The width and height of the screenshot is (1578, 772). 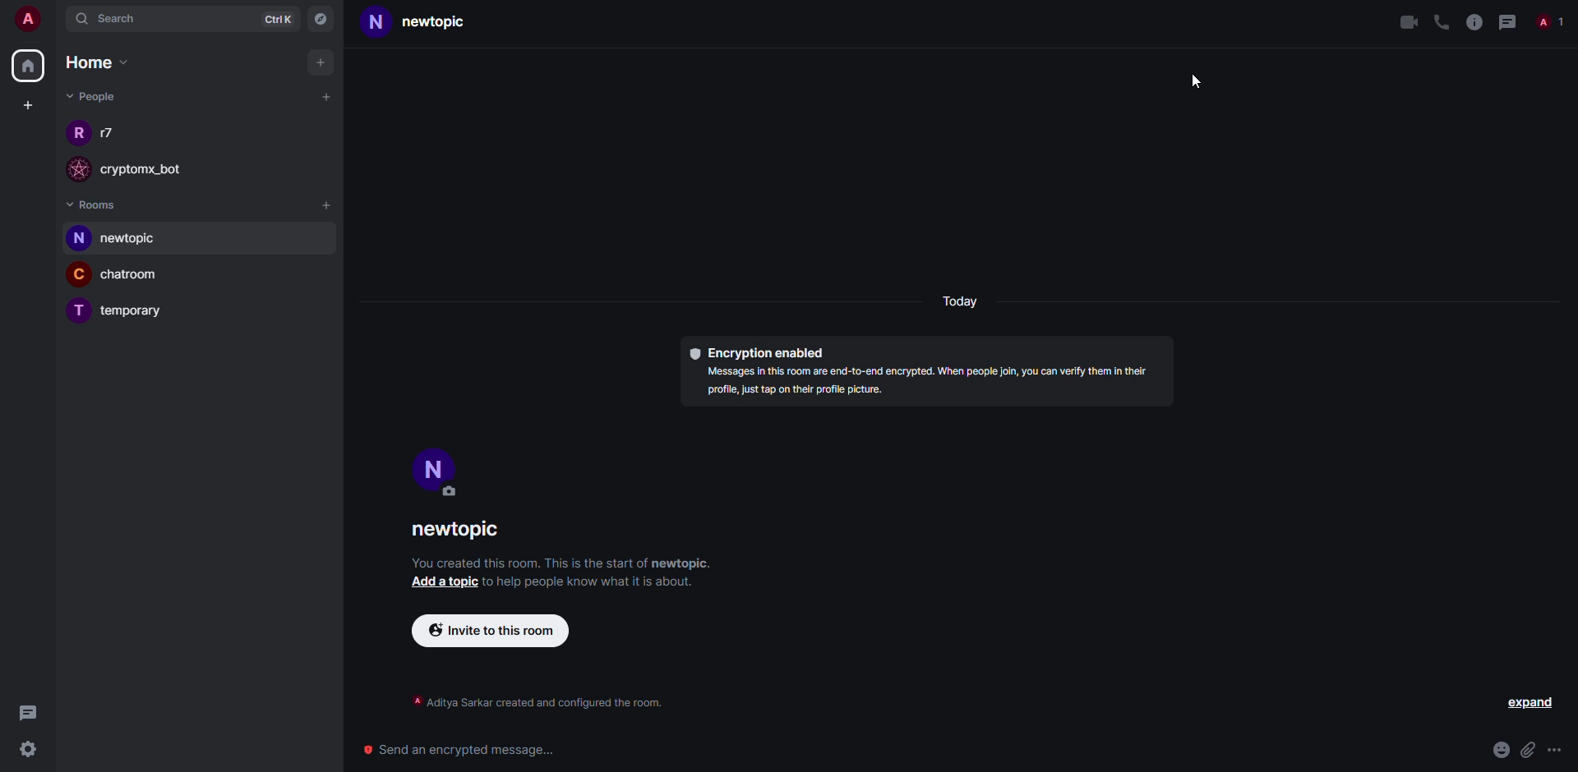 I want to click on add, so click(x=323, y=62).